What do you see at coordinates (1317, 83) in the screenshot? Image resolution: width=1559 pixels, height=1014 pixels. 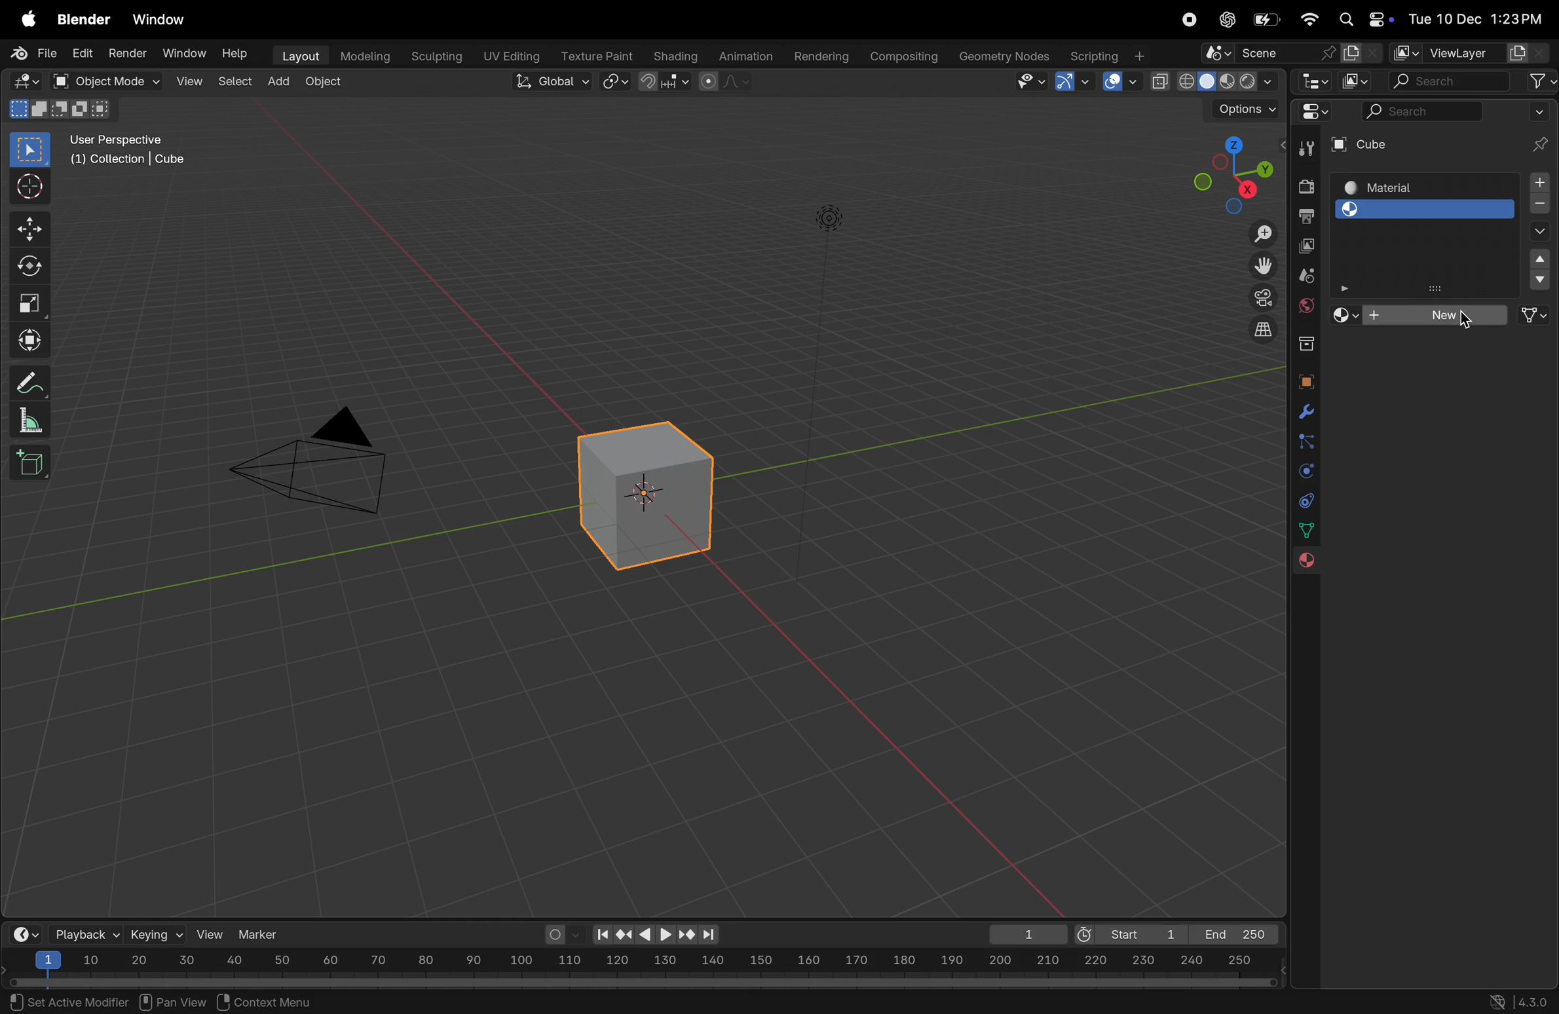 I see `editor type` at bounding box center [1317, 83].